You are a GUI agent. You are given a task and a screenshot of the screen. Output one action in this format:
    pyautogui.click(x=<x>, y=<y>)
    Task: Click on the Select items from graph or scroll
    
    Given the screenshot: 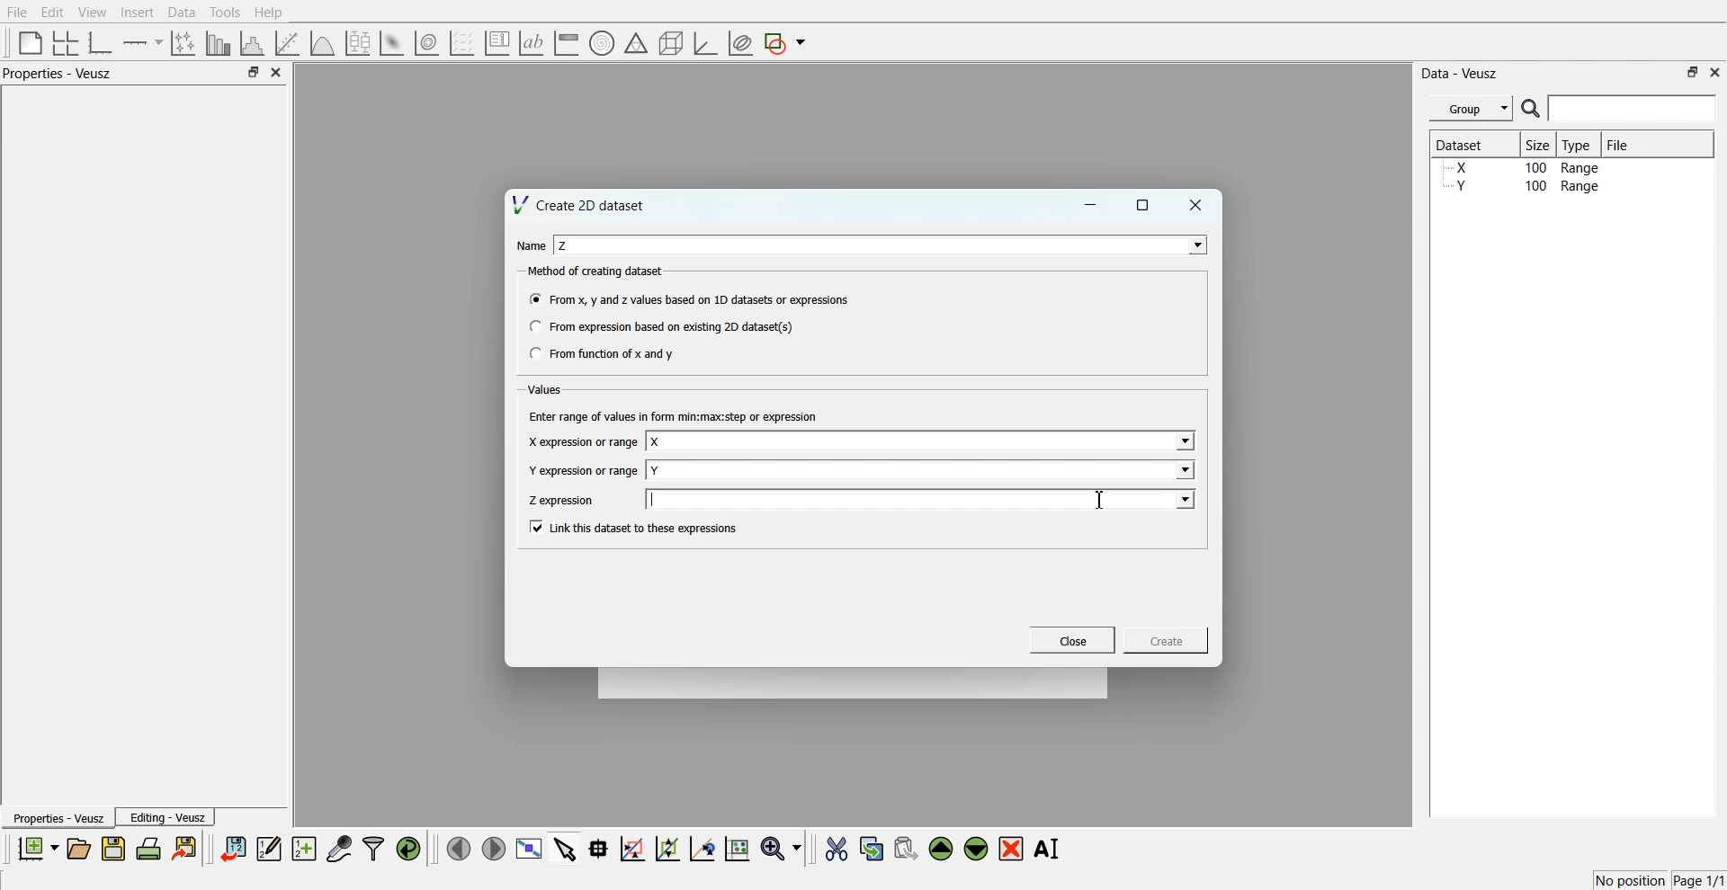 What is the action you would take?
    pyautogui.click(x=566, y=847)
    